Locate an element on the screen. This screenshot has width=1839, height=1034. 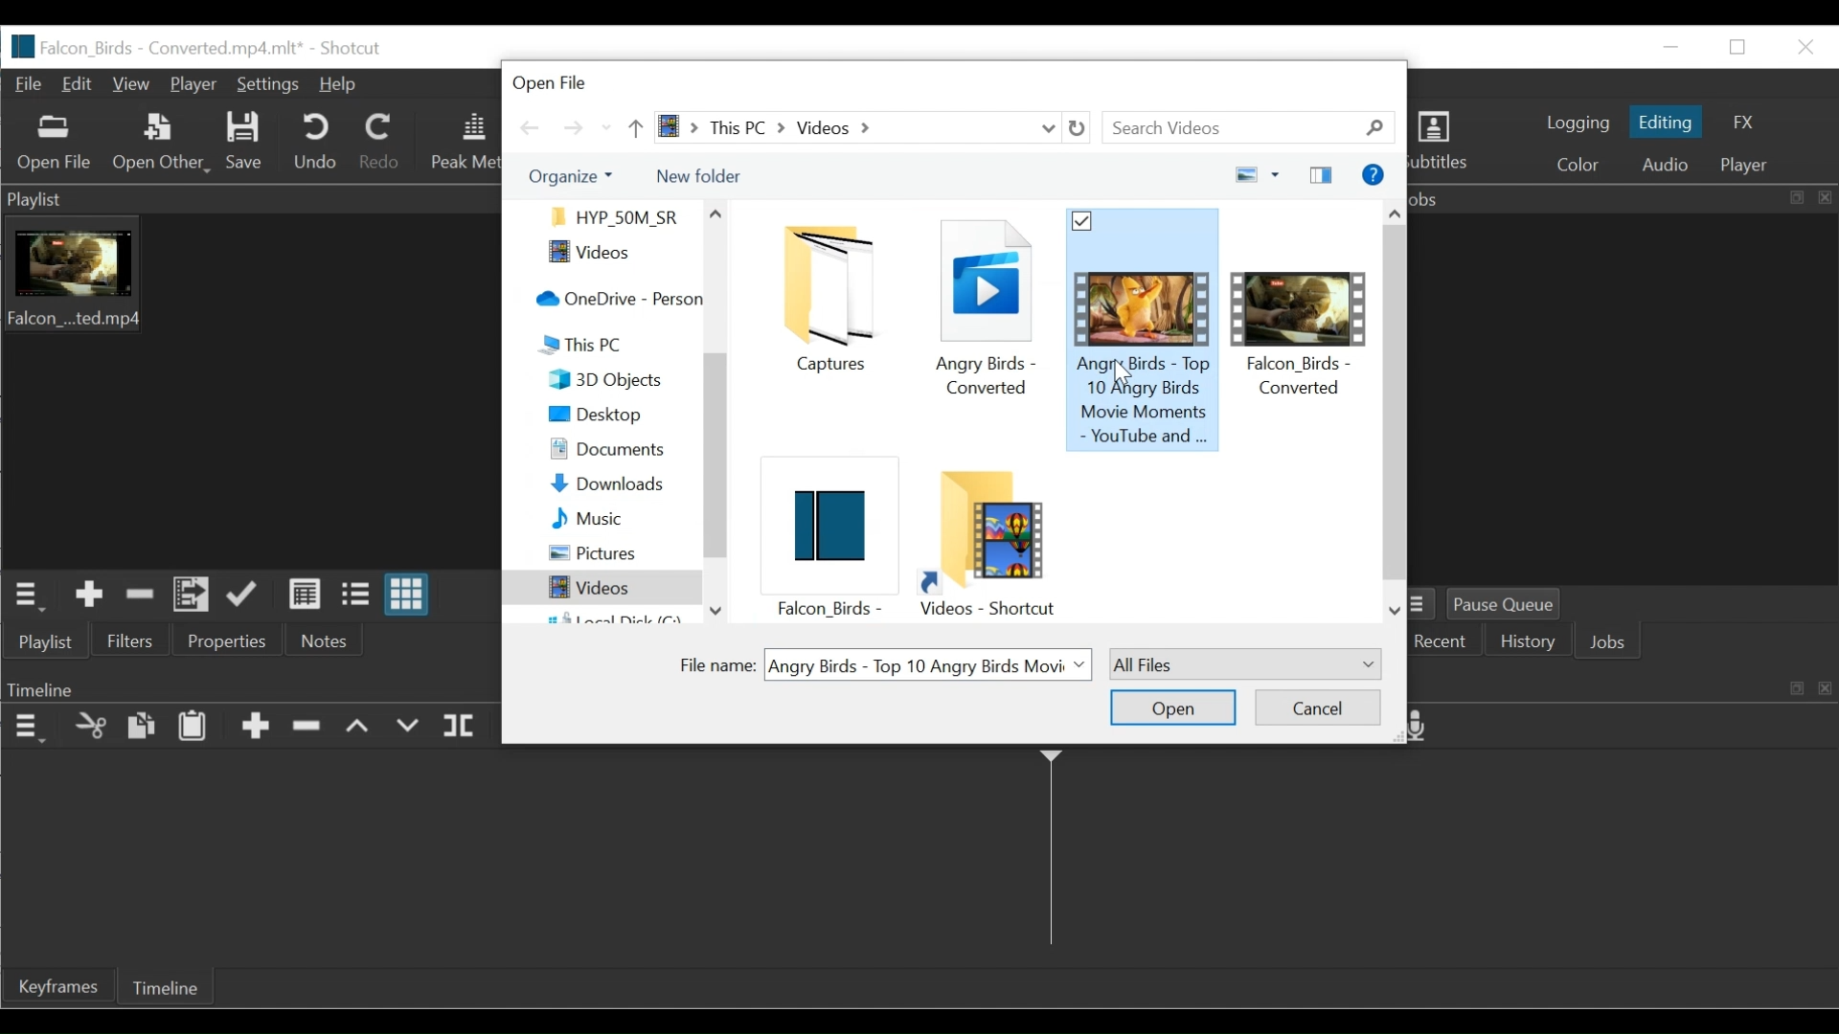
Help is located at coordinates (337, 86).